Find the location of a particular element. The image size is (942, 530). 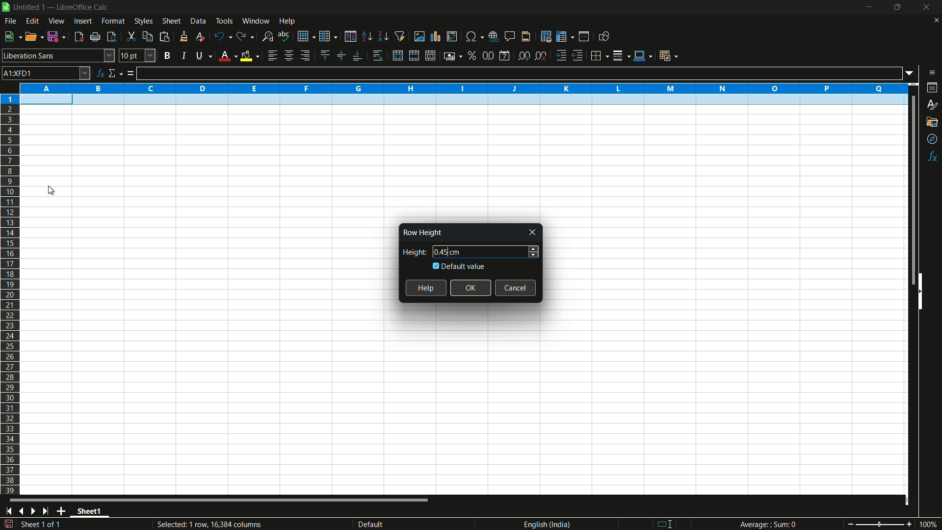

next sheet is located at coordinates (35, 511).